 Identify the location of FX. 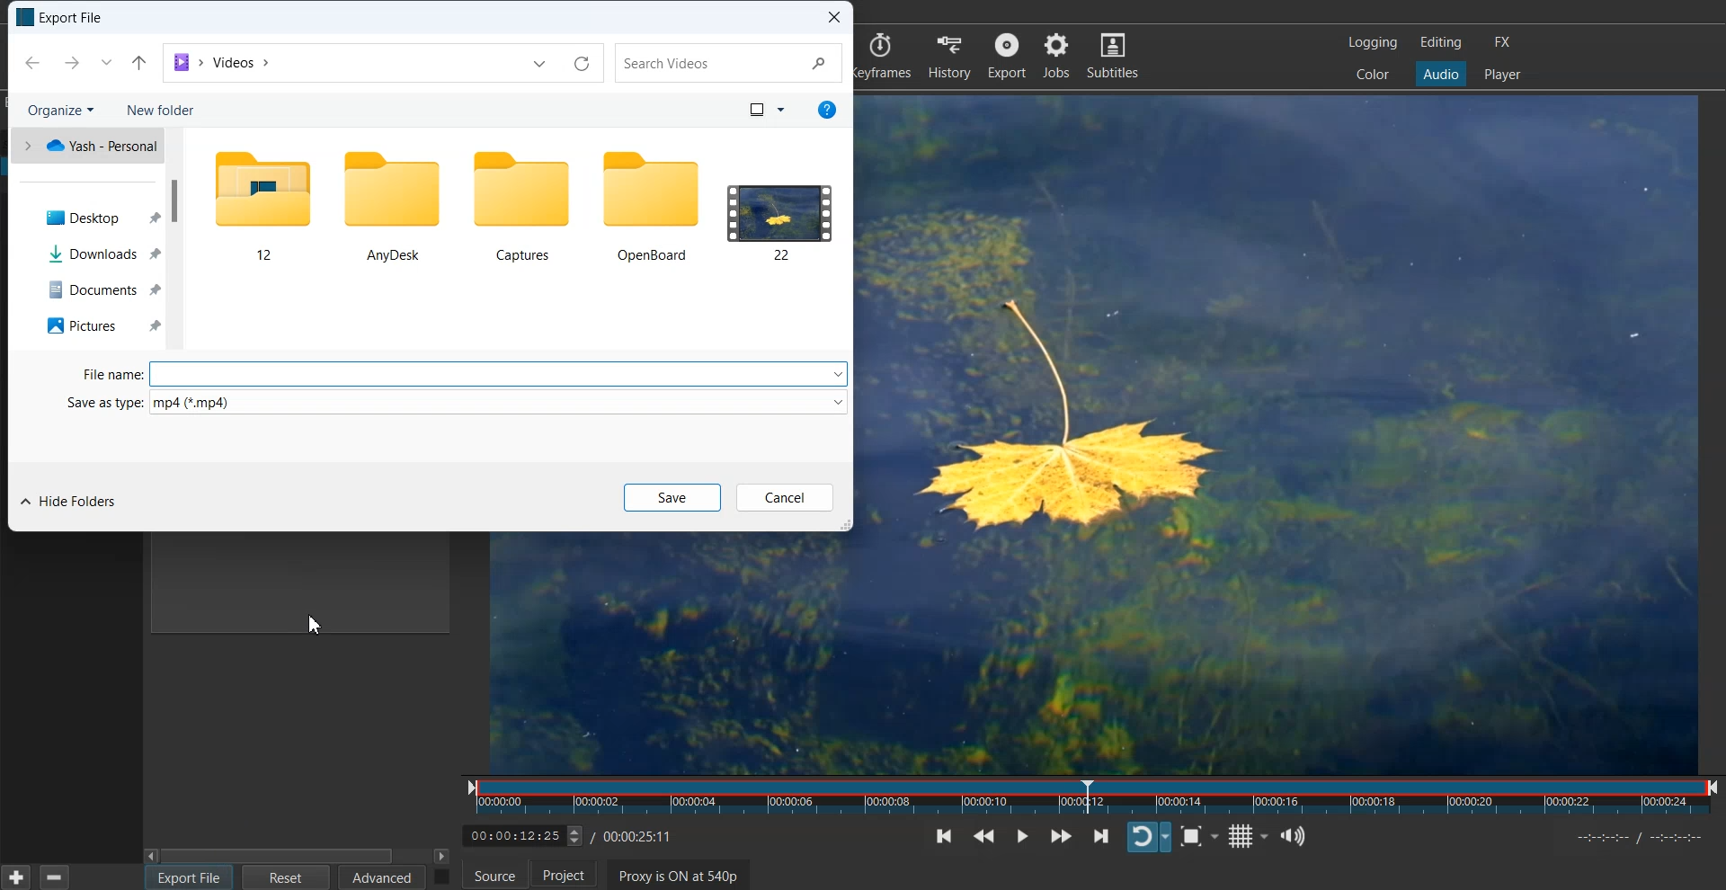
(1500, 42).